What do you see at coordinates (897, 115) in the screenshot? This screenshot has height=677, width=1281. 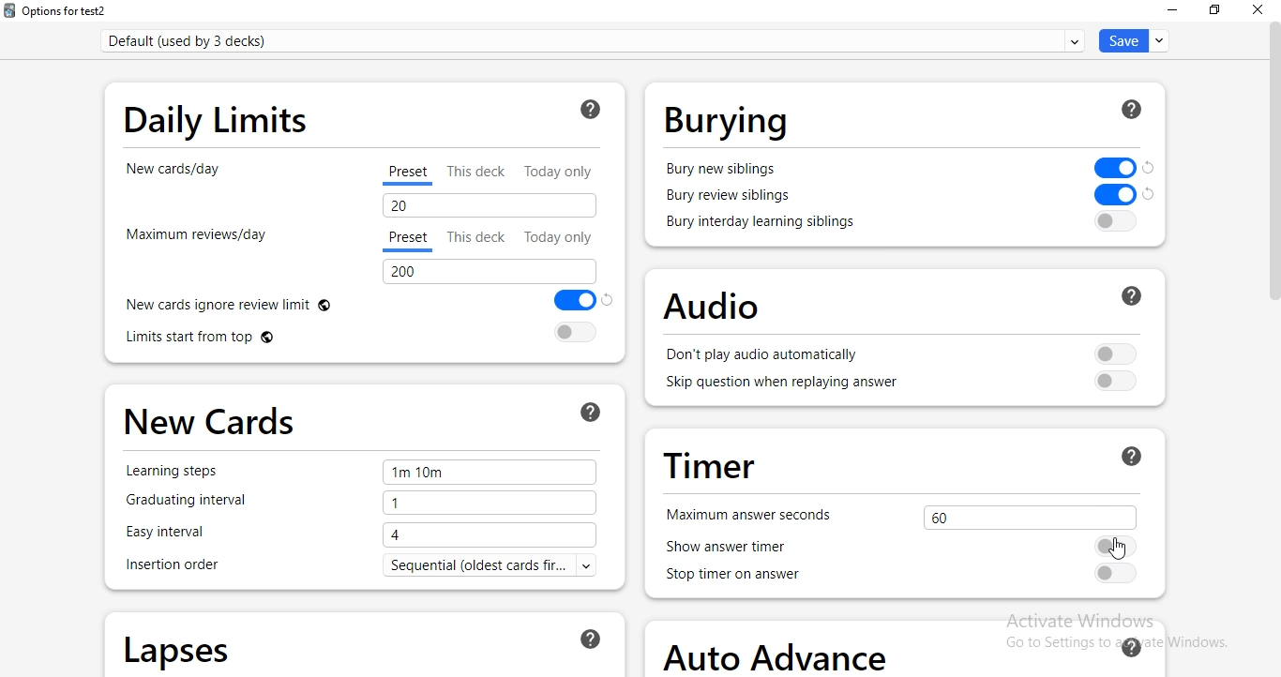 I see `burying` at bounding box center [897, 115].